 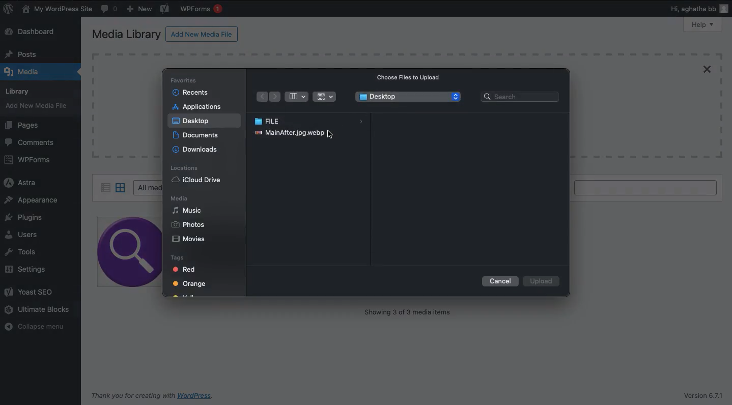 What do you see at coordinates (196, 180) in the screenshot?
I see `iCloud drive ` at bounding box center [196, 180].